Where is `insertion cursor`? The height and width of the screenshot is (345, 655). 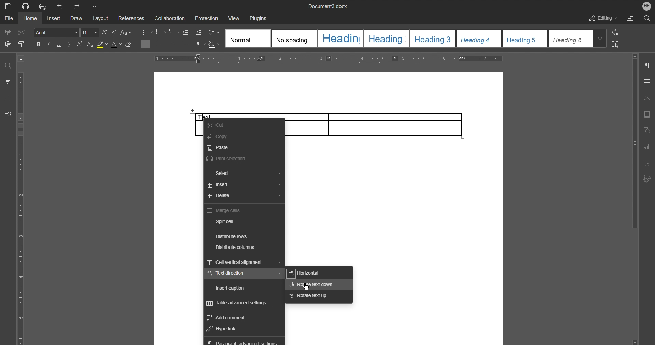
insertion cursor is located at coordinates (205, 116).